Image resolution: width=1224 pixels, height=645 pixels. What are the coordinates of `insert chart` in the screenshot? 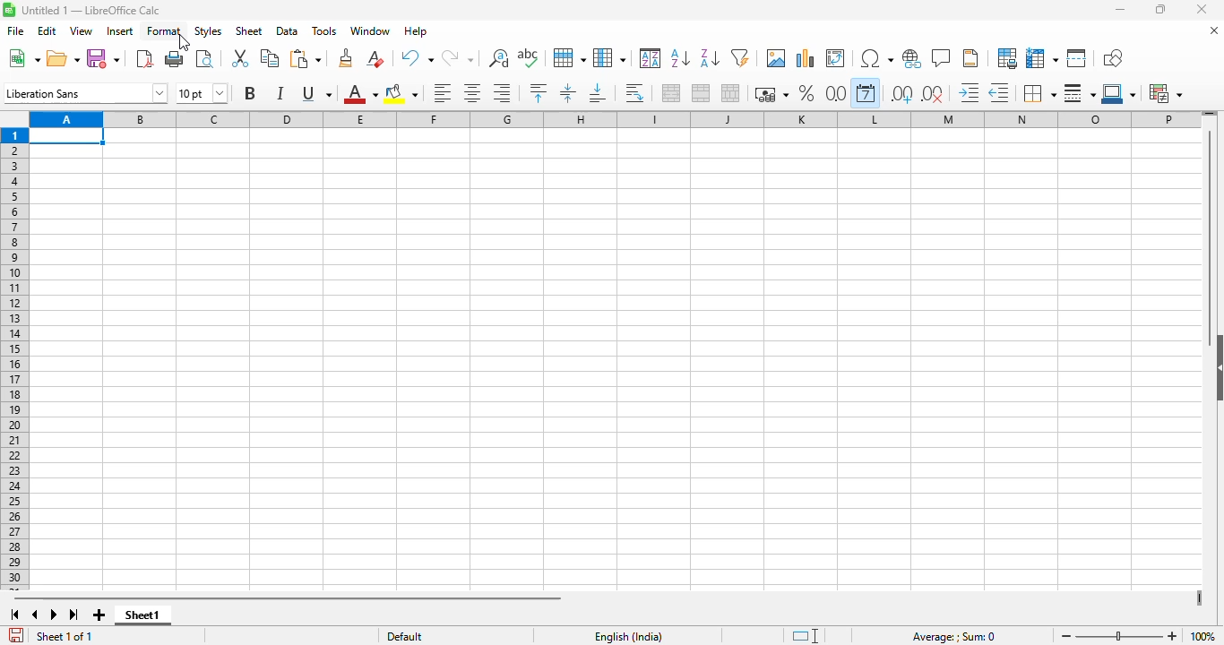 It's located at (805, 58).